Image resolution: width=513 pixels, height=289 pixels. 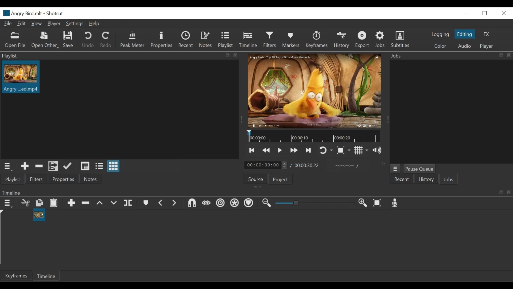 I want to click on Subtitles, so click(x=401, y=39).